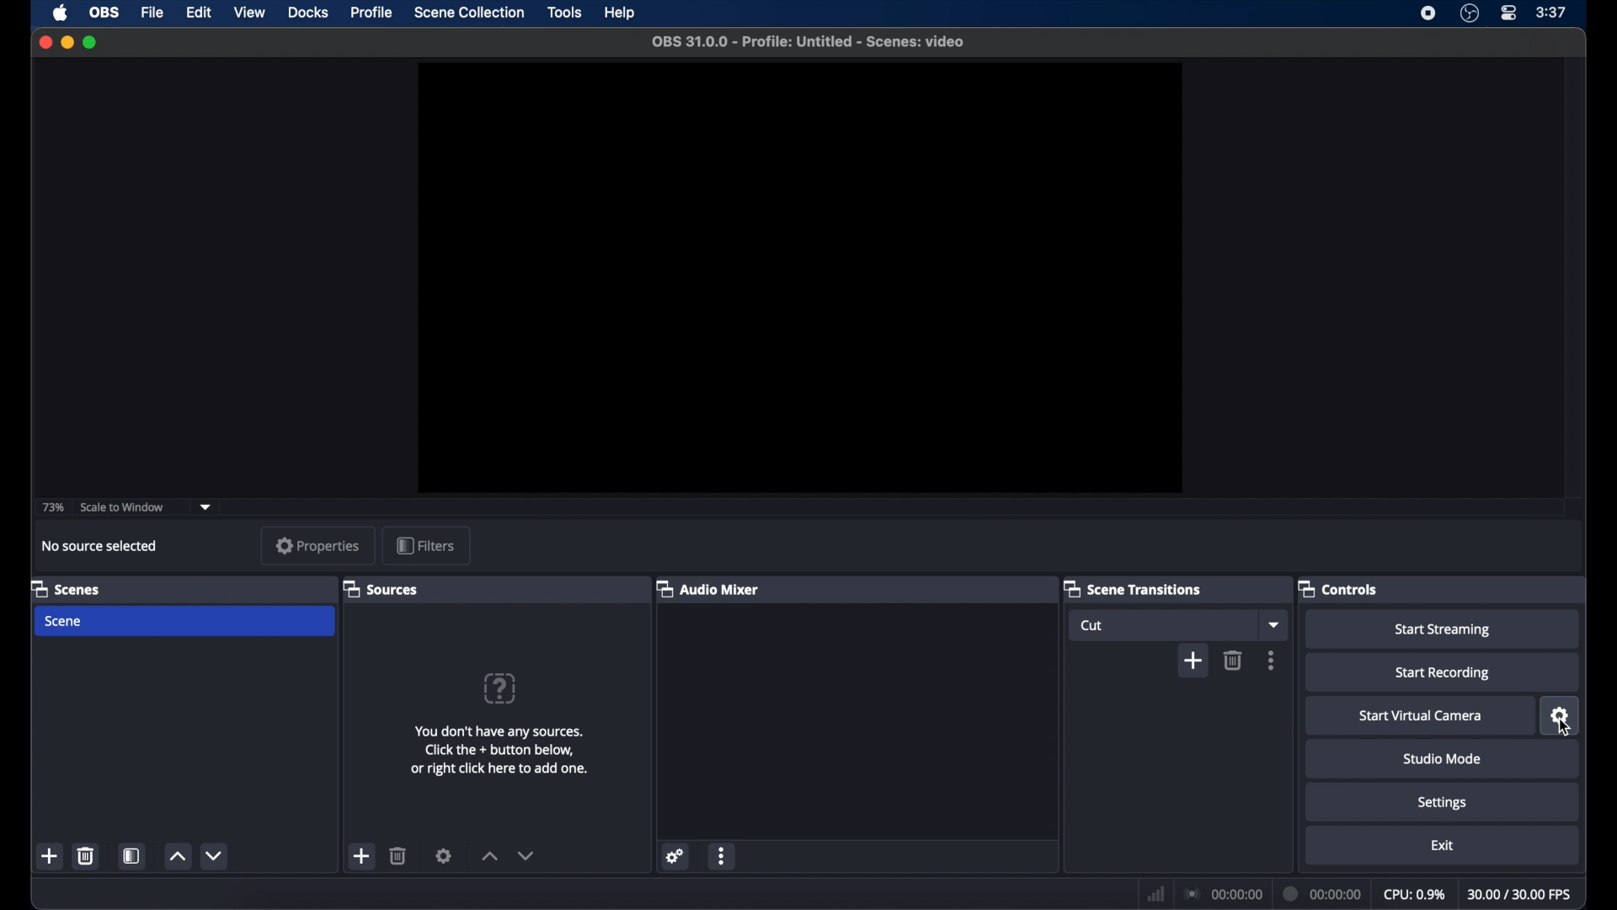 The width and height of the screenshot is (1617, 910). I want to click on preview, so click(799, 277).